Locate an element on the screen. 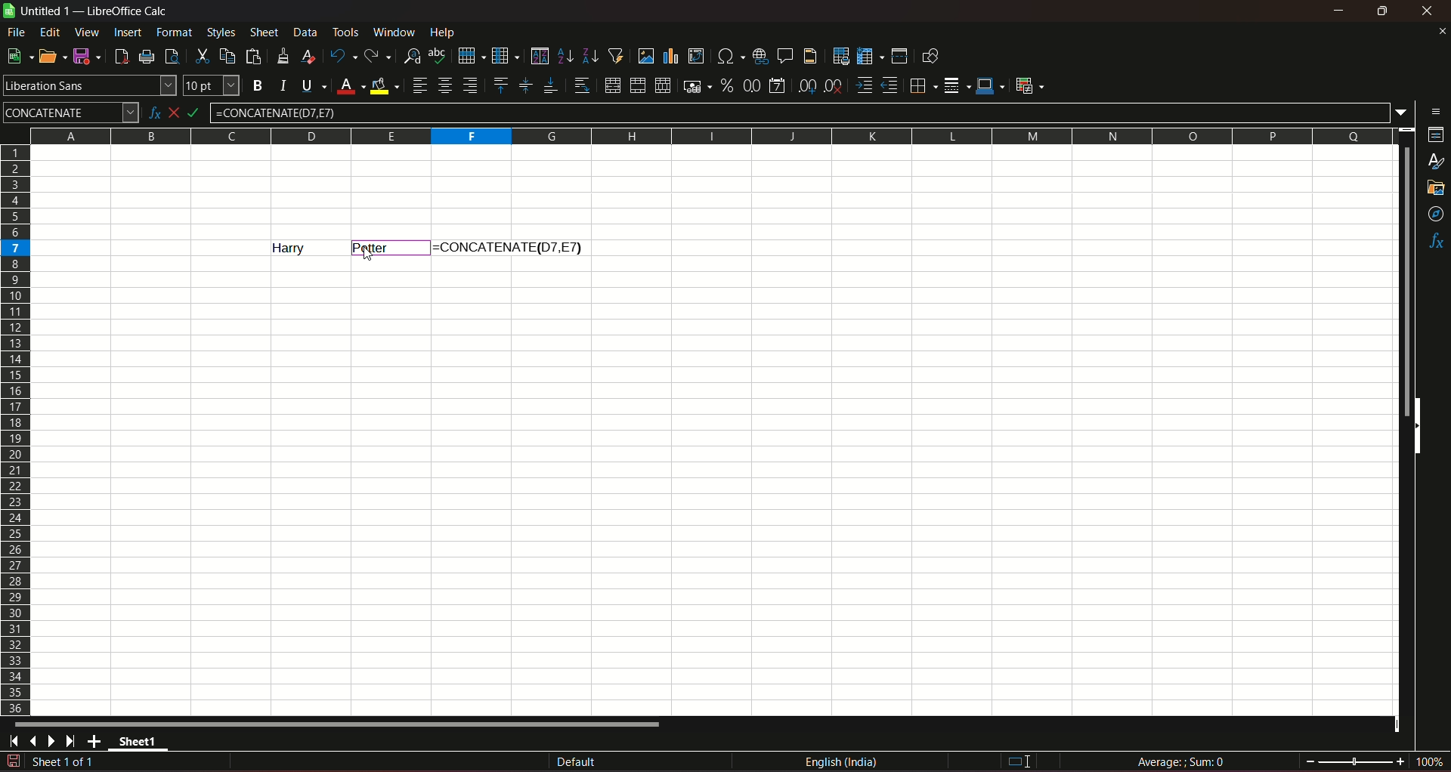 This screenshot has height=772, width=1451. insert chart is located at coordinates (670, 57).